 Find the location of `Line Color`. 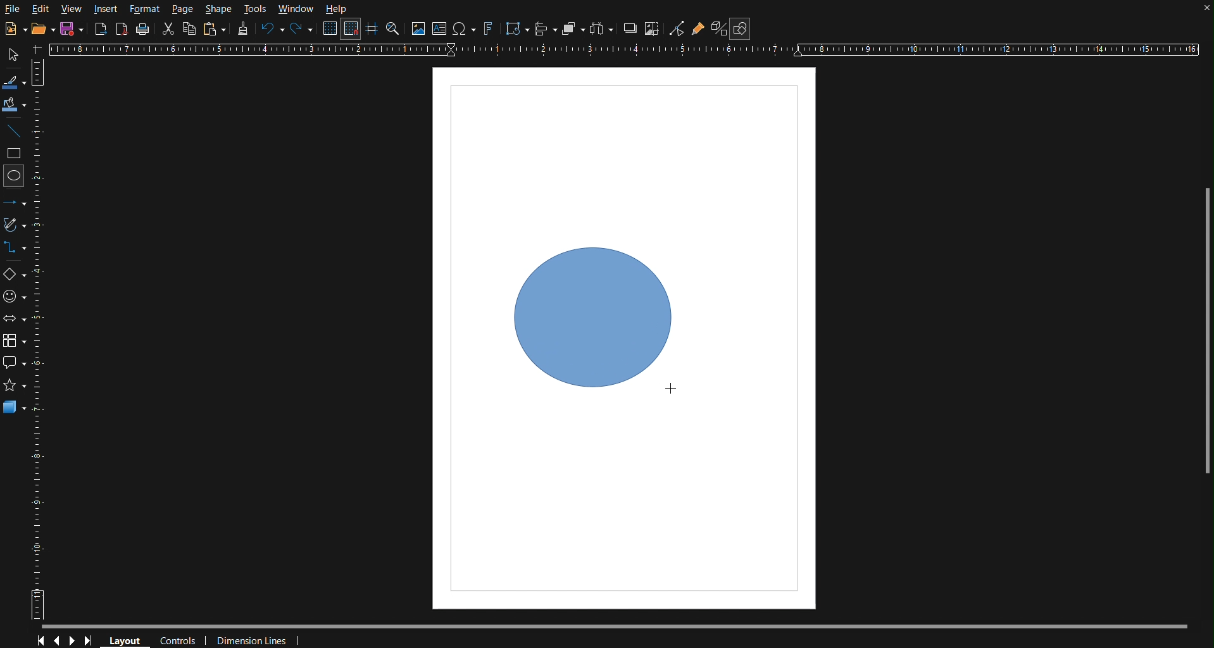

Line Color is located at coordinates (16, 81).